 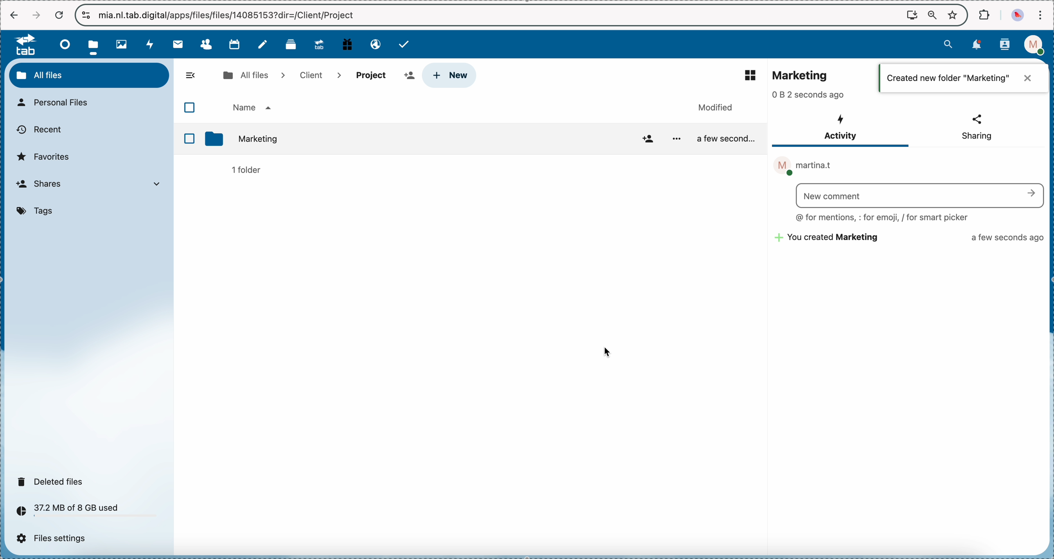 What do you see at coordinates (677, 139) in the screenshot?
I see `more options` at bounding box center [677, 139].